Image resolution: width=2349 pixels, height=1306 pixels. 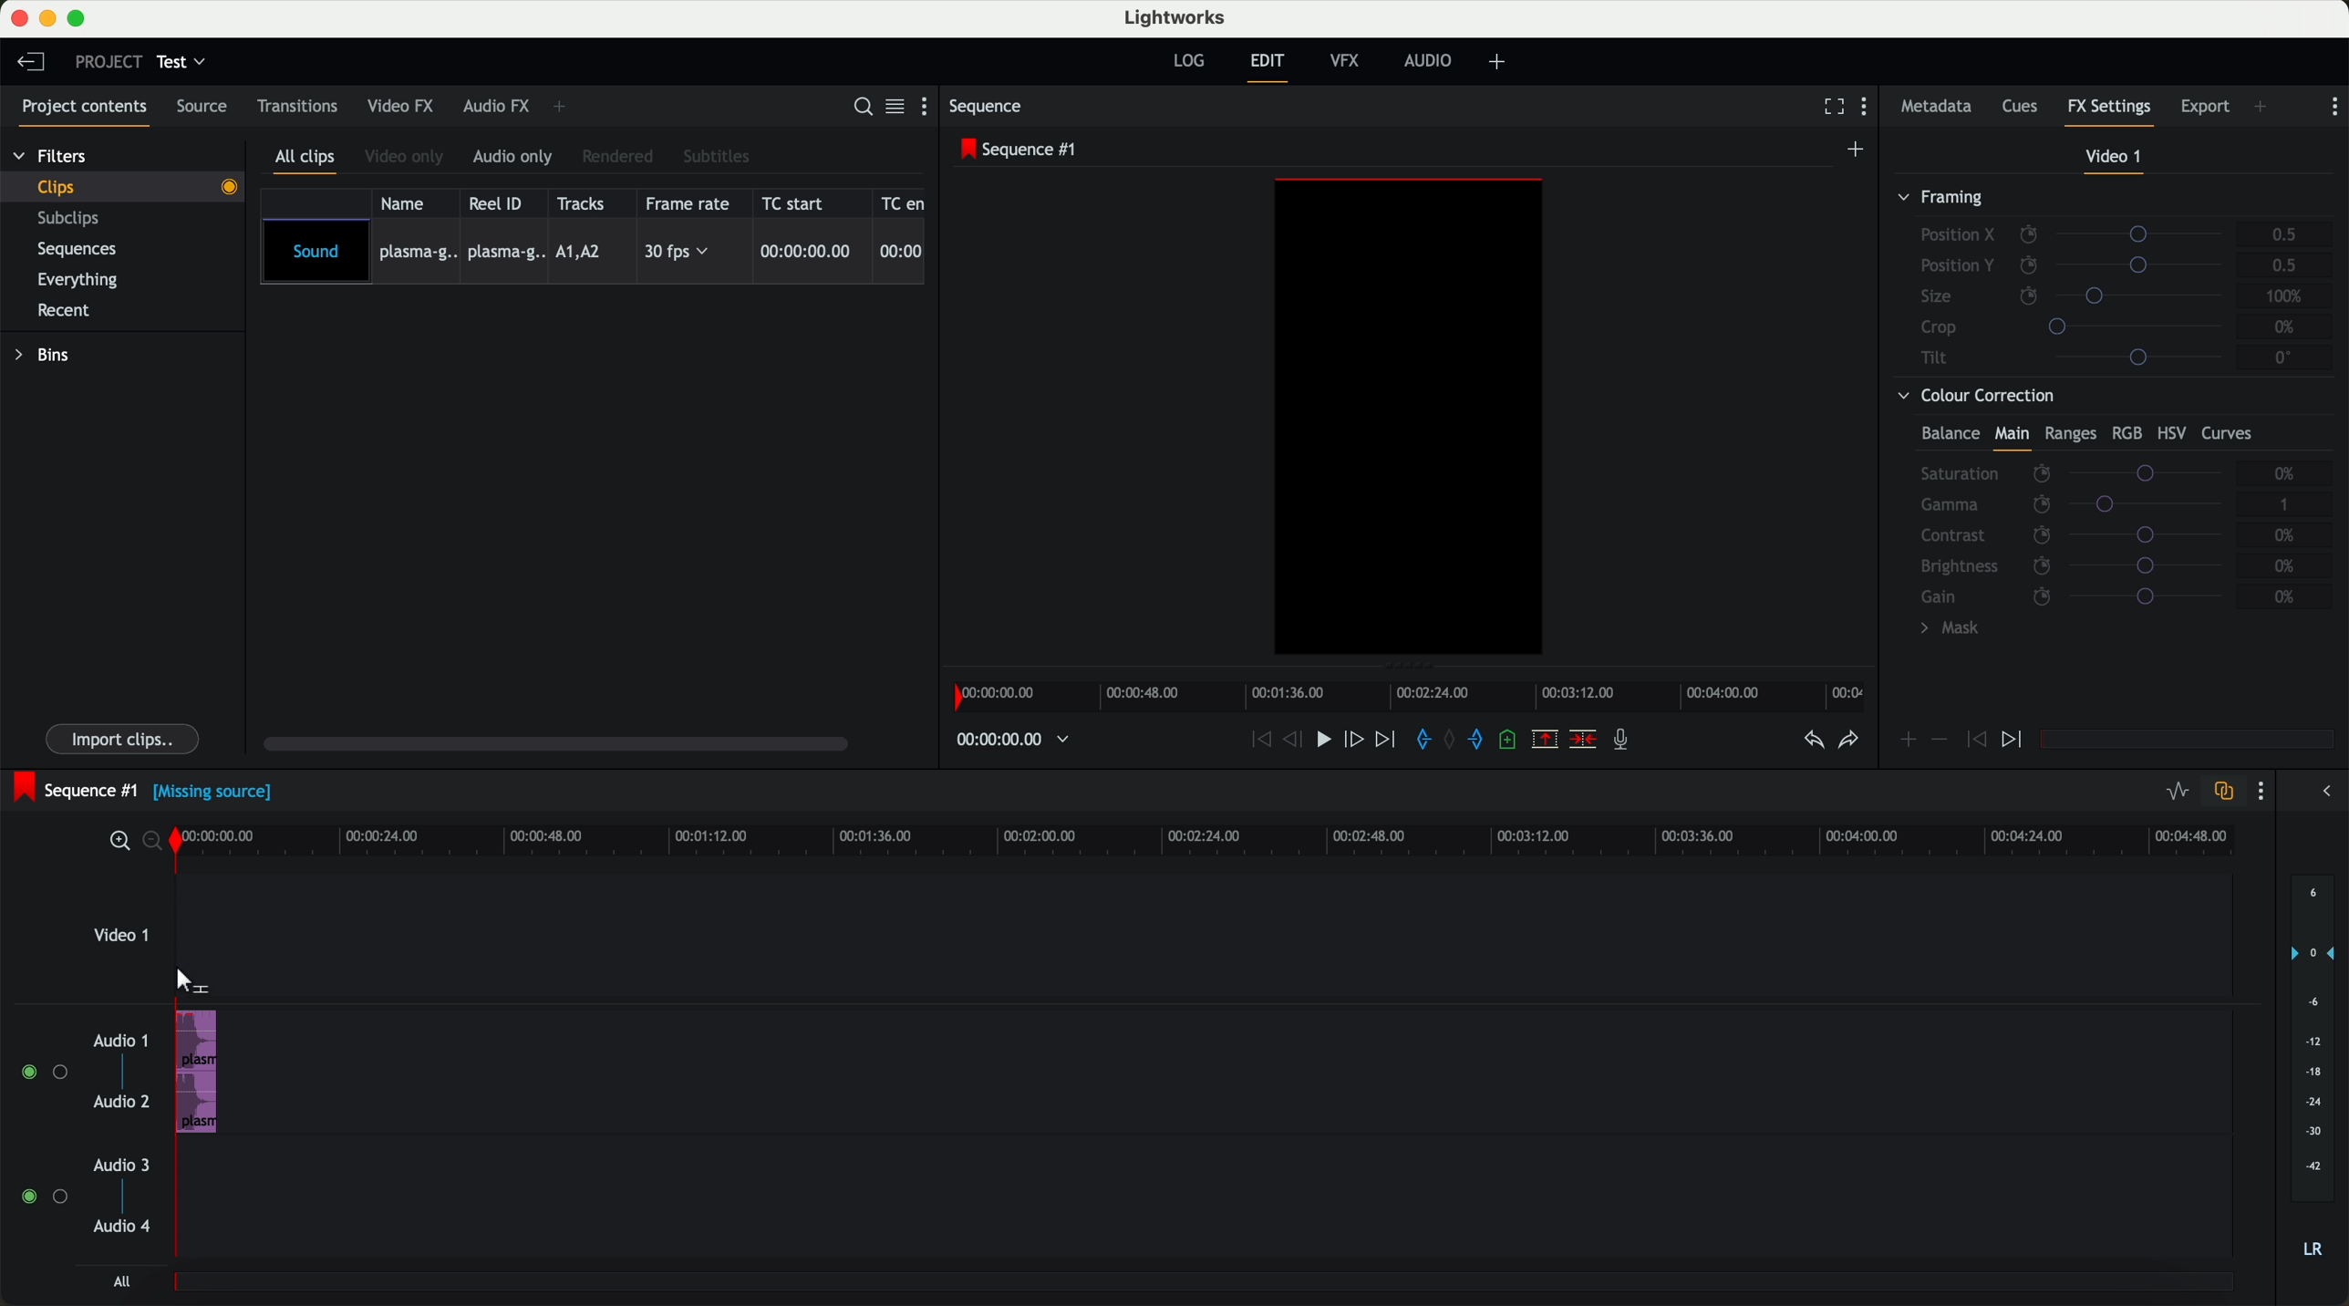 I want to click on toggle audio levels editing, so click(x=2177, y=792).